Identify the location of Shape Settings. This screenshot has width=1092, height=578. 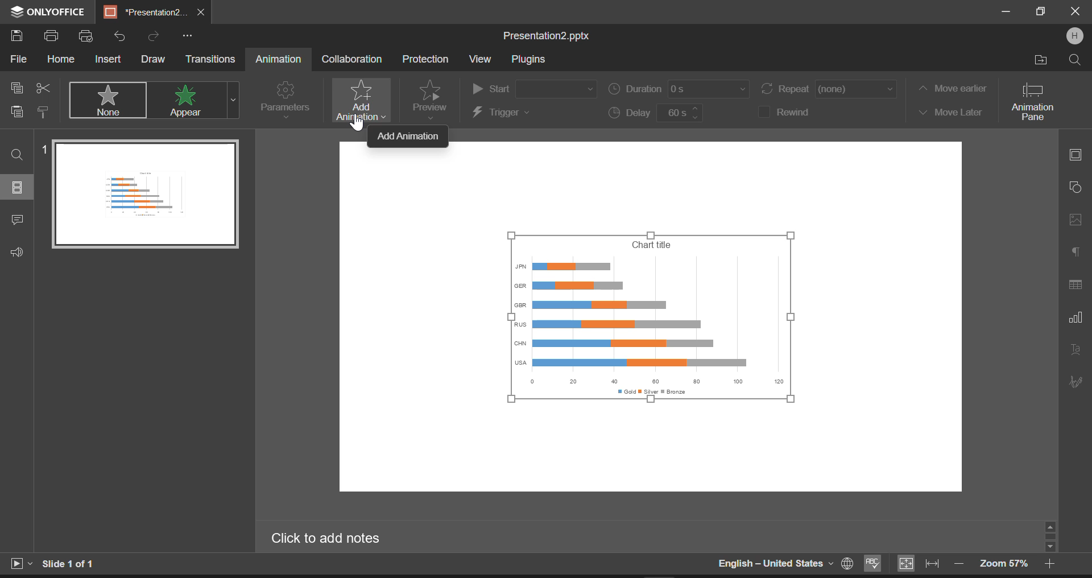
(1074, 186).